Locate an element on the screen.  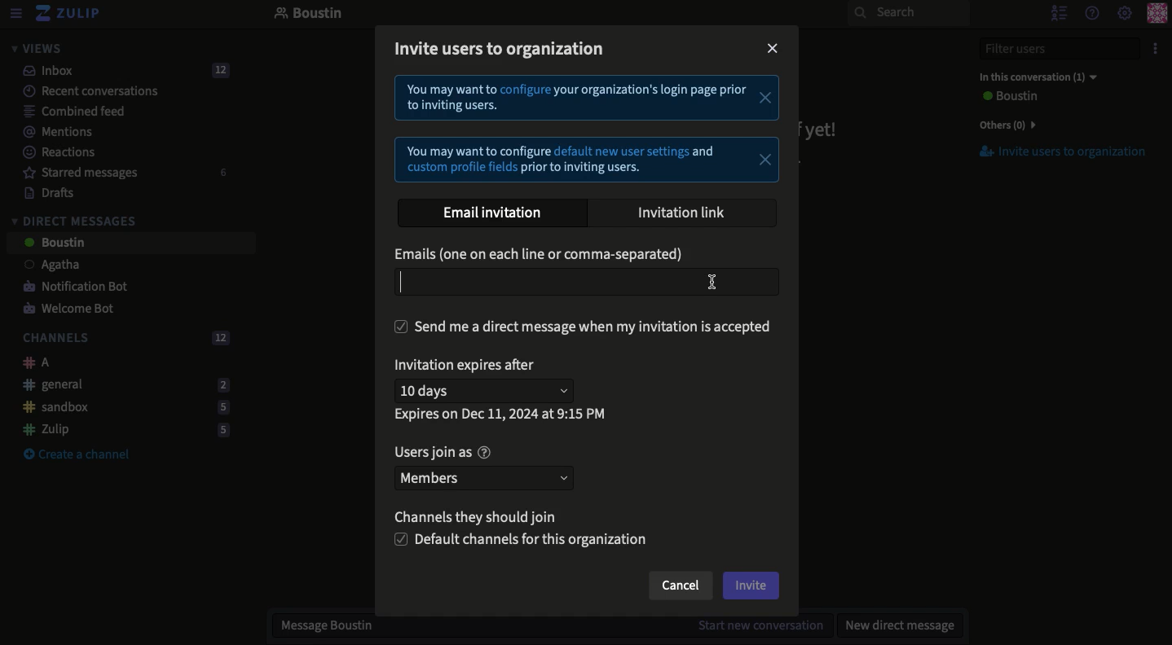
Invitation expires after is located at coordinates (469, 367).